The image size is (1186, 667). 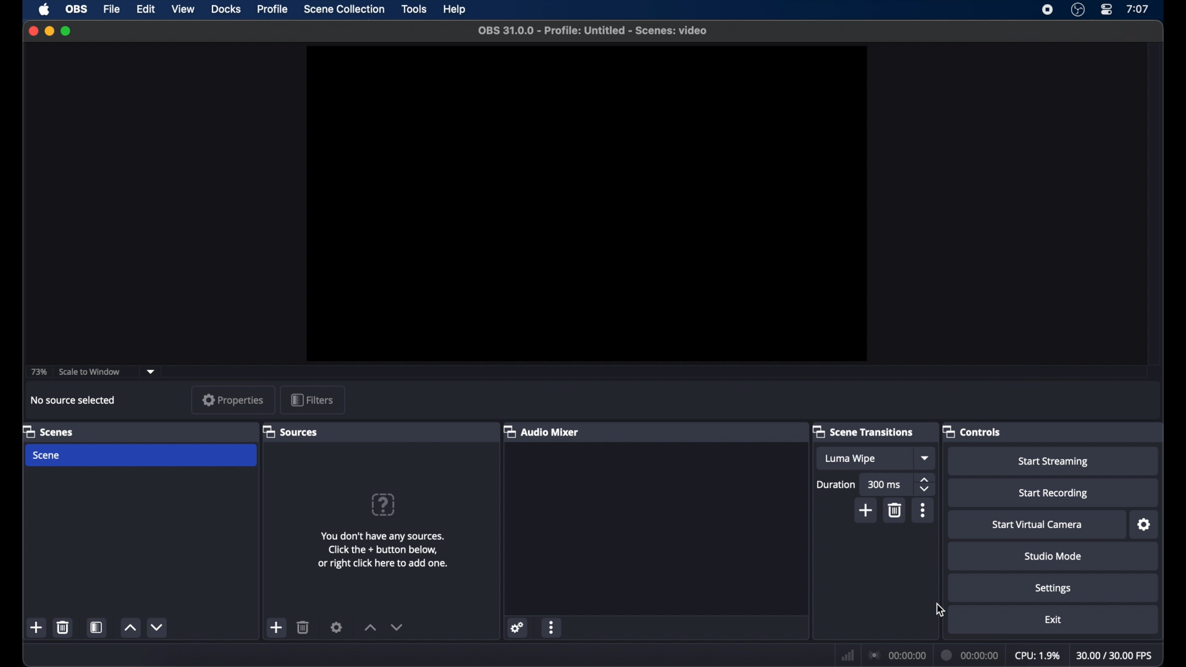 What do you see at coordinates (130, 628) in the screenshot?
I see `increment` at bounding box center [130, 628].